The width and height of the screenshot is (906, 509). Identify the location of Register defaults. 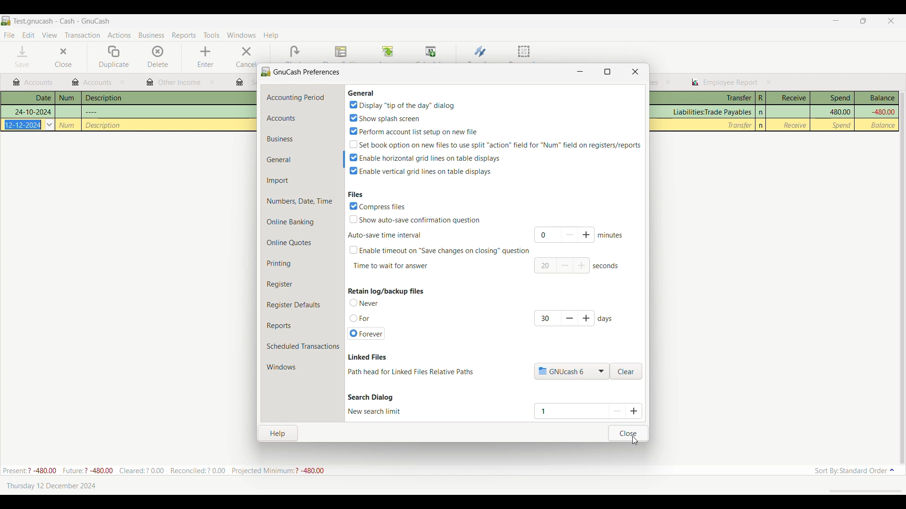
(303, 305).